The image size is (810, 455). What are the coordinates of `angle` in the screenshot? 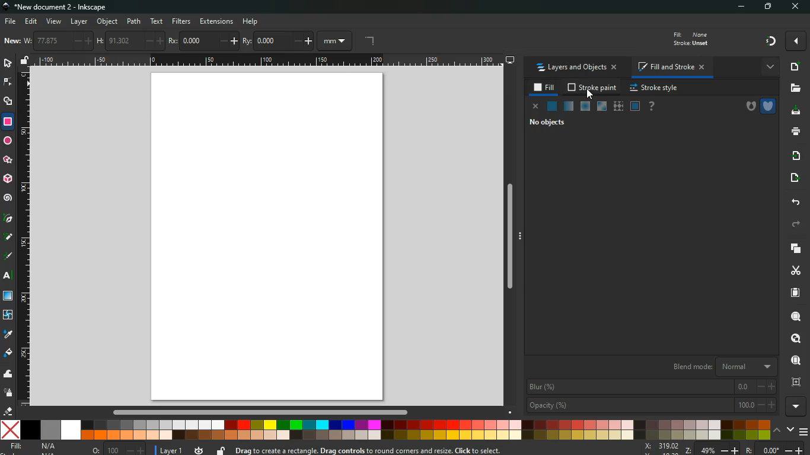 It's located at (377, 41).